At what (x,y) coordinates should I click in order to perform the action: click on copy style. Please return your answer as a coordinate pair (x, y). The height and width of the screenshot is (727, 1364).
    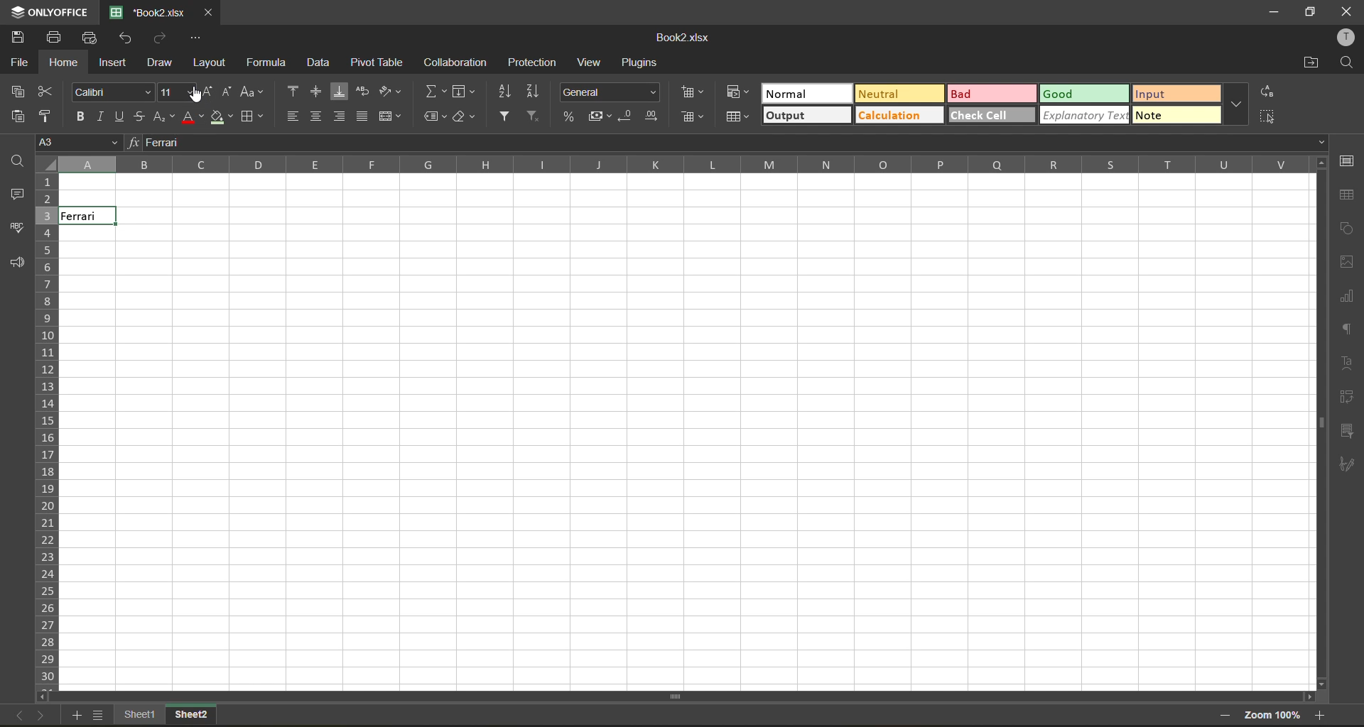
    Looking at the image, I should click on (48, 115).